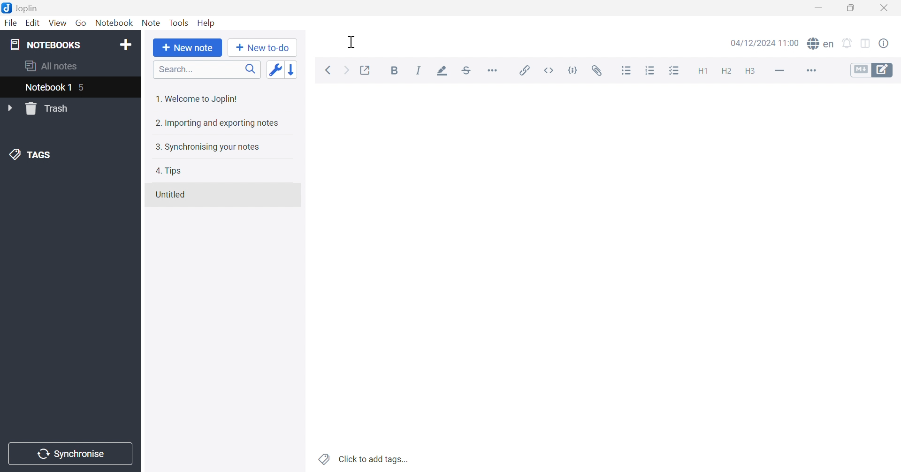 This screenshot has height=472, width=901. What do you see at coordinates (10, 24) in the screenshot?
I see `File` at bounding box center [10, 24].